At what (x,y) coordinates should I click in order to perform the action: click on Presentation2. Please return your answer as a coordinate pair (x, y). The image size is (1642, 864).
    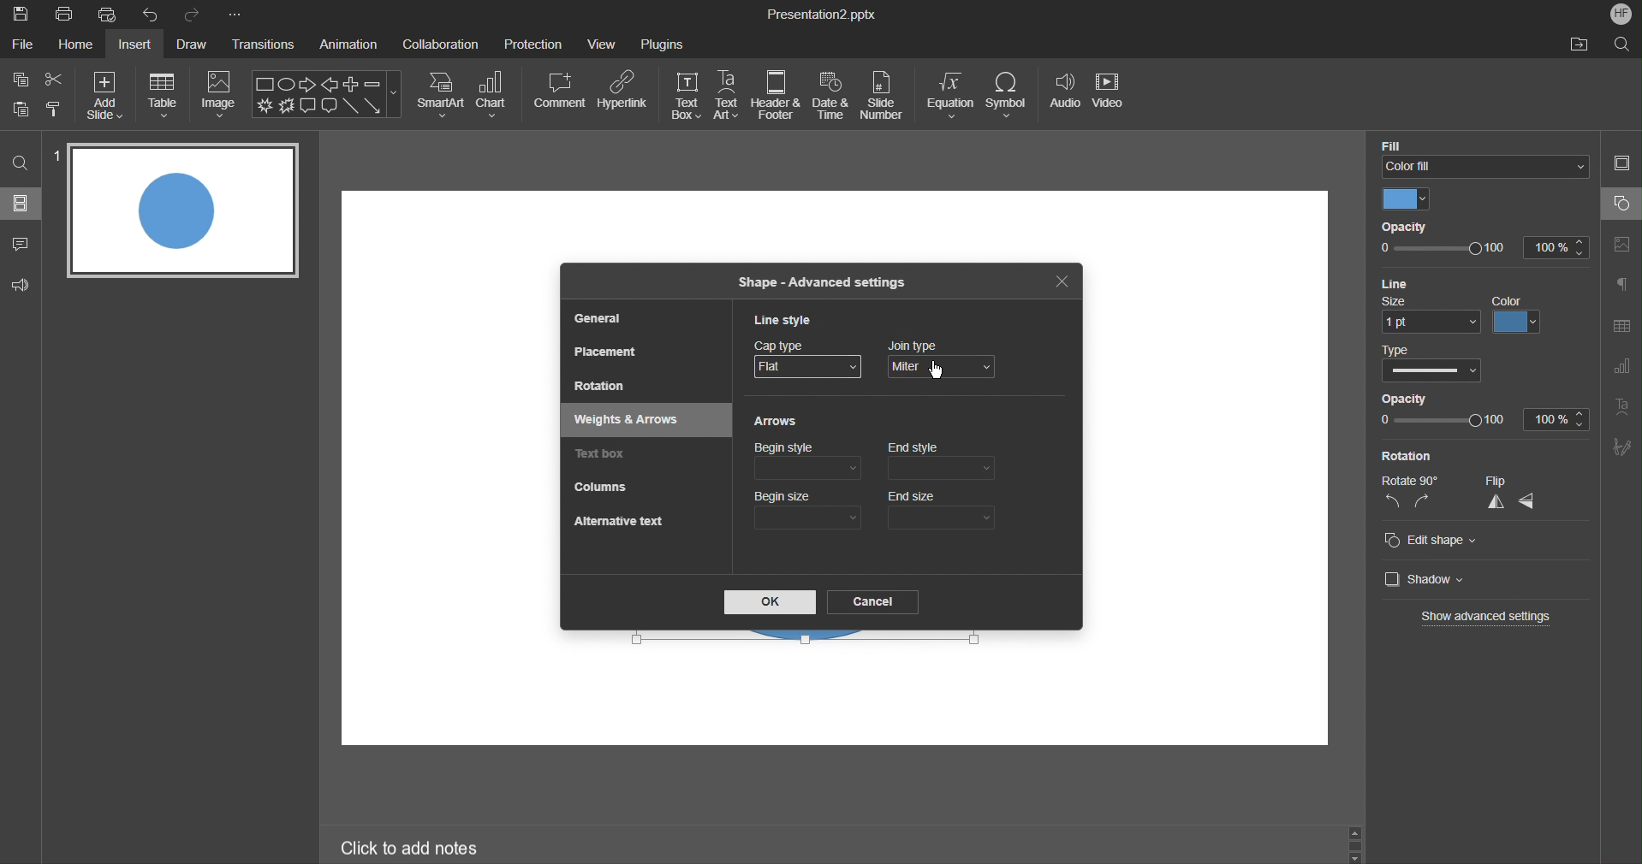
    Looking at the image, I should click on (820, 16).